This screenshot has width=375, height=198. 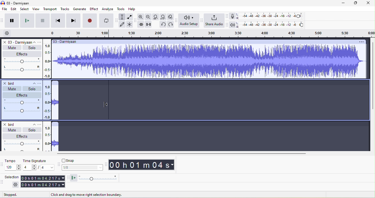 What do you see at coordinates (123, 25) in the screenshot?
I see `draw tool` at bounding box center [123, 25].